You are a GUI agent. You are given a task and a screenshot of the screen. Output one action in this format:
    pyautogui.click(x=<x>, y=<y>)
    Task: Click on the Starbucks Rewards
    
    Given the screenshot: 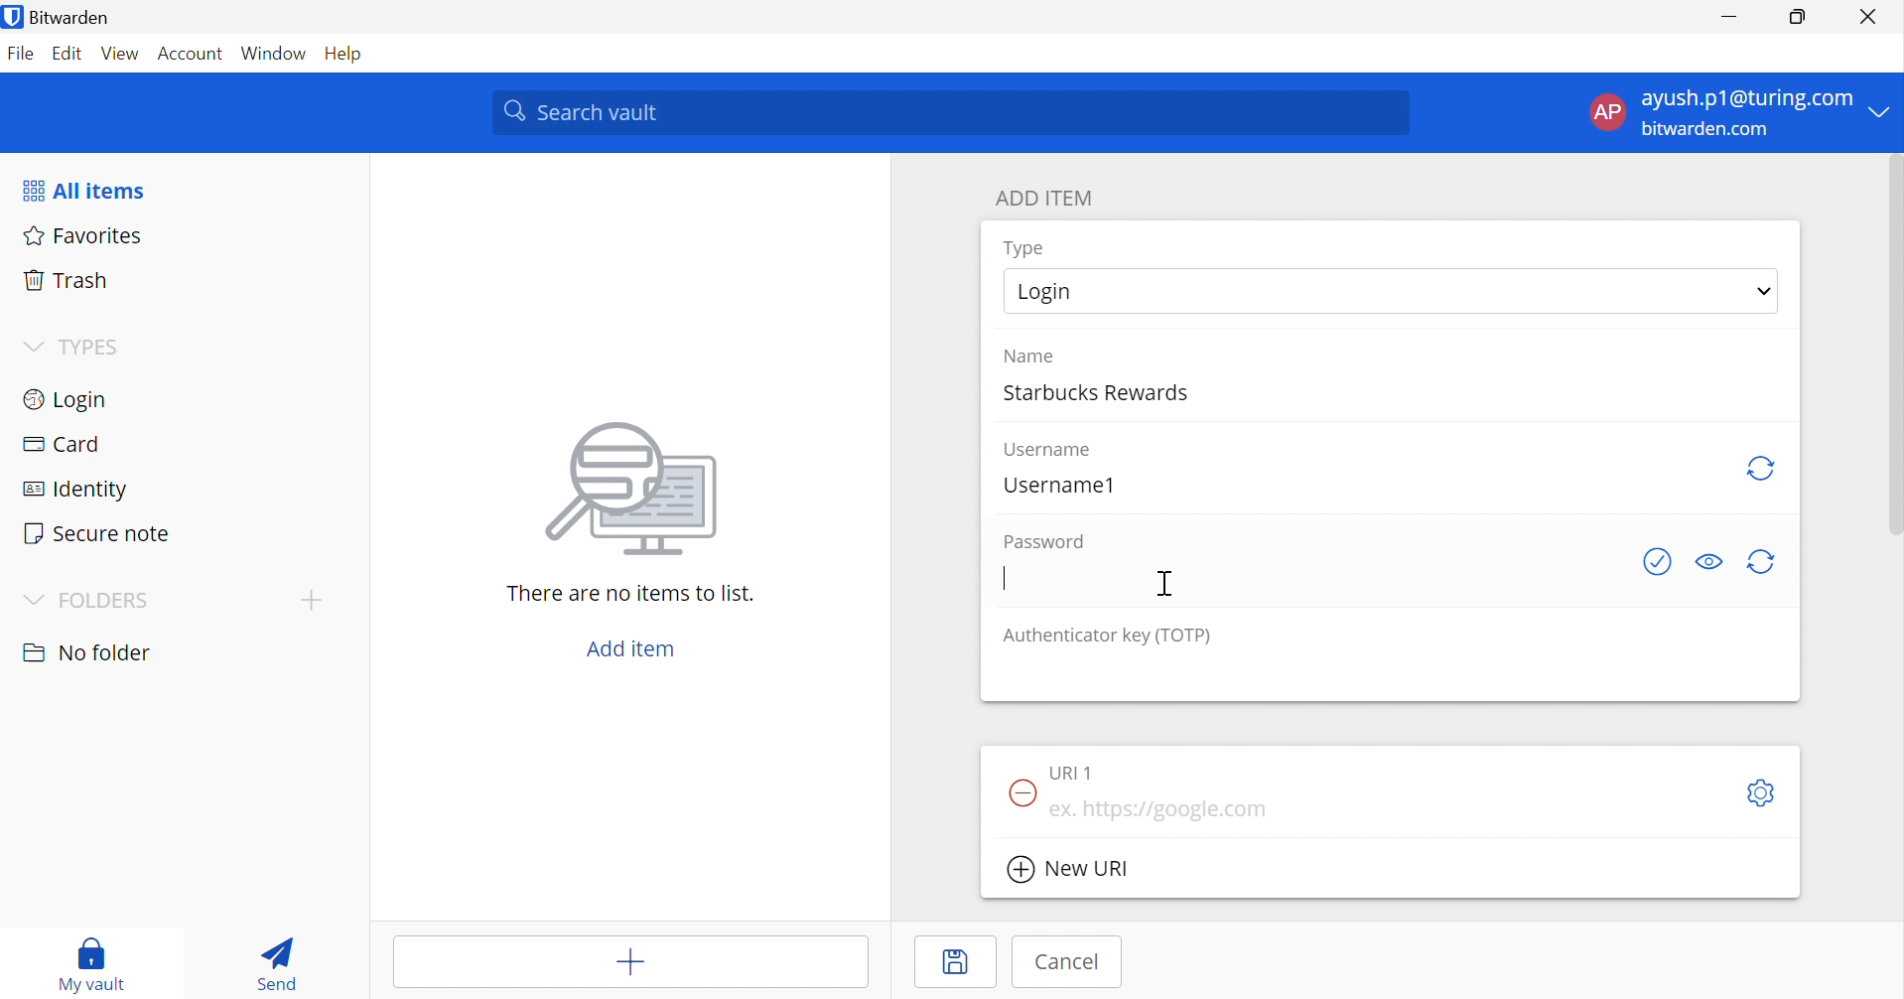 What is the action you would take?
    pyautogui.click(x=1103, y=389)
    